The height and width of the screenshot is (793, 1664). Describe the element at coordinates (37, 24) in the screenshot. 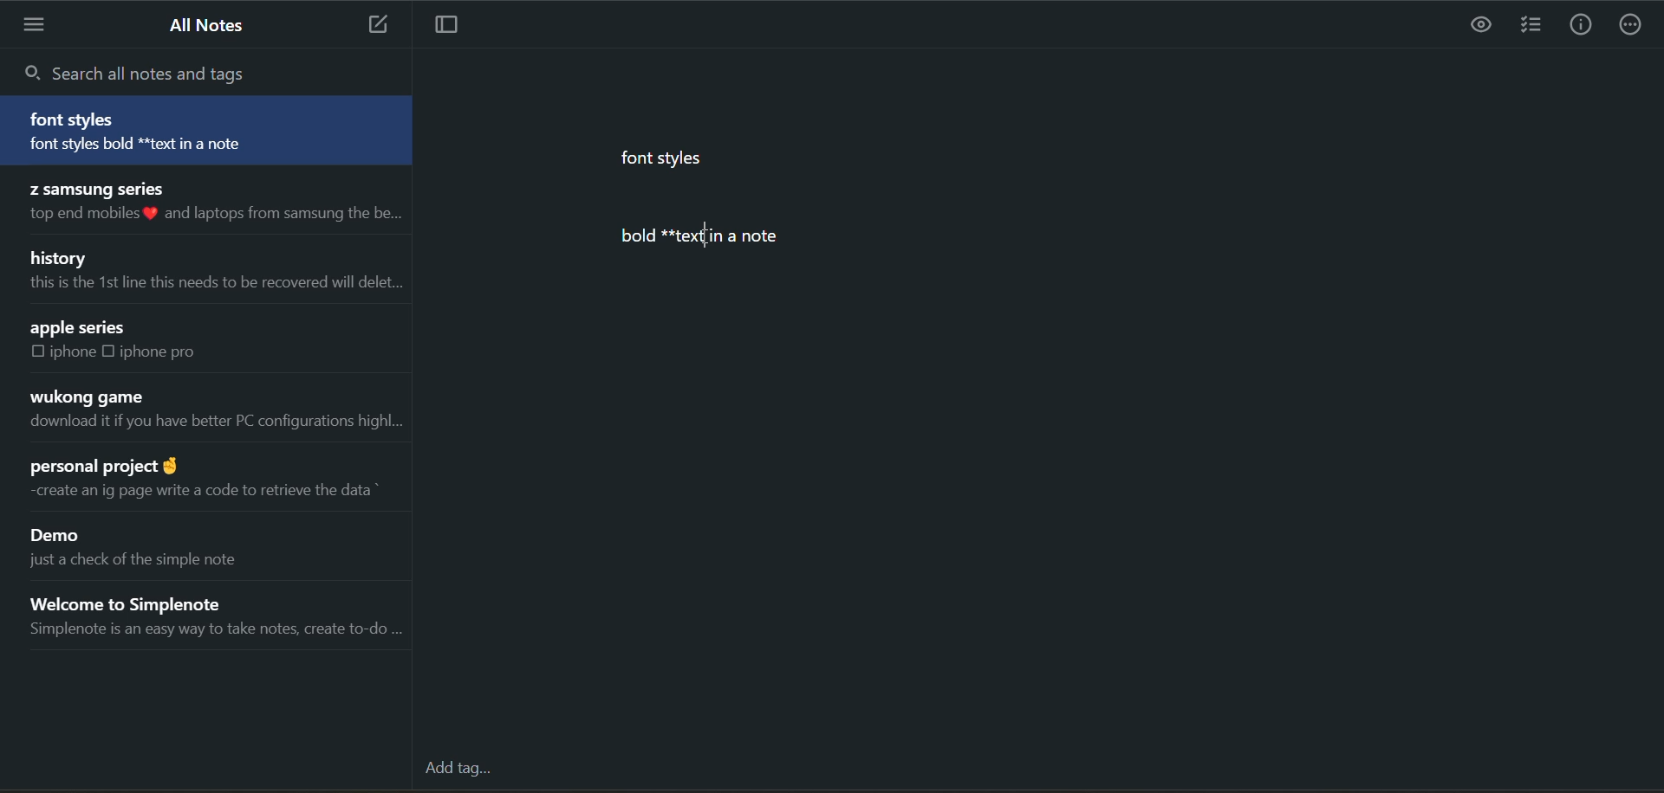

I see `menu` at that location.